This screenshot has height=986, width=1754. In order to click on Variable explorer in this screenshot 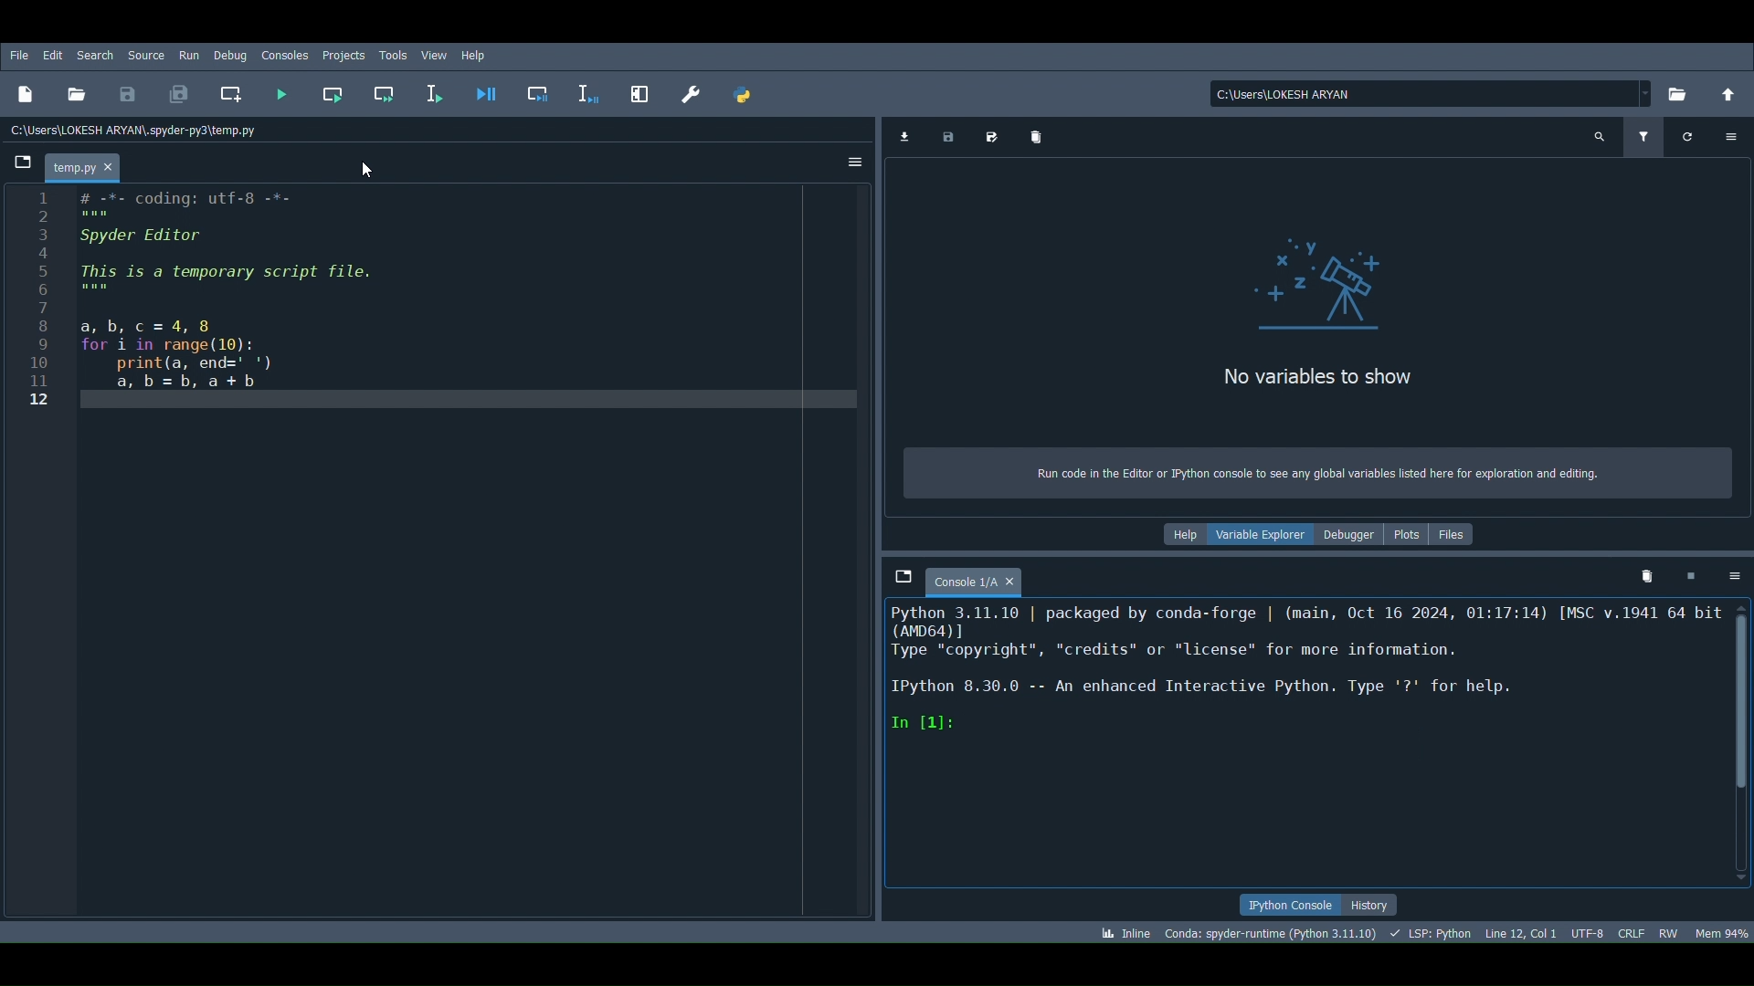, I will do `click(1264, 535)`.